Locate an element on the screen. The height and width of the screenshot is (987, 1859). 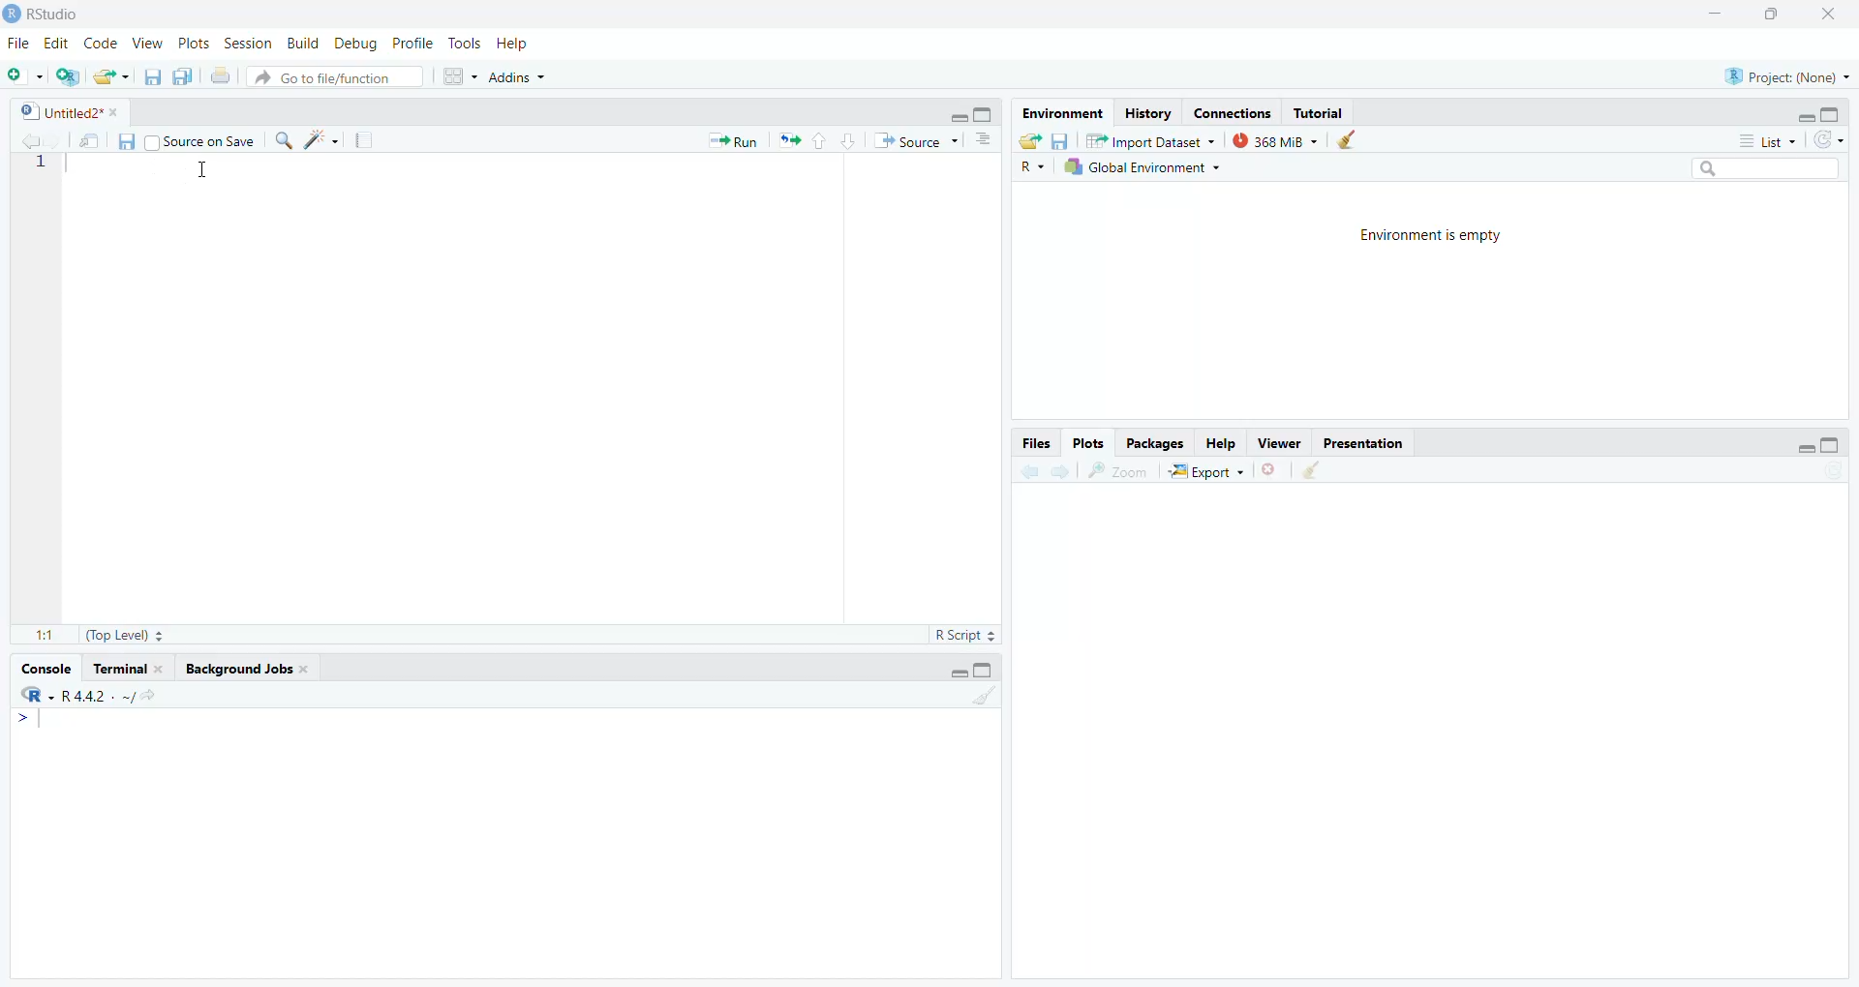
Help is located at coordinates (1222, 443).